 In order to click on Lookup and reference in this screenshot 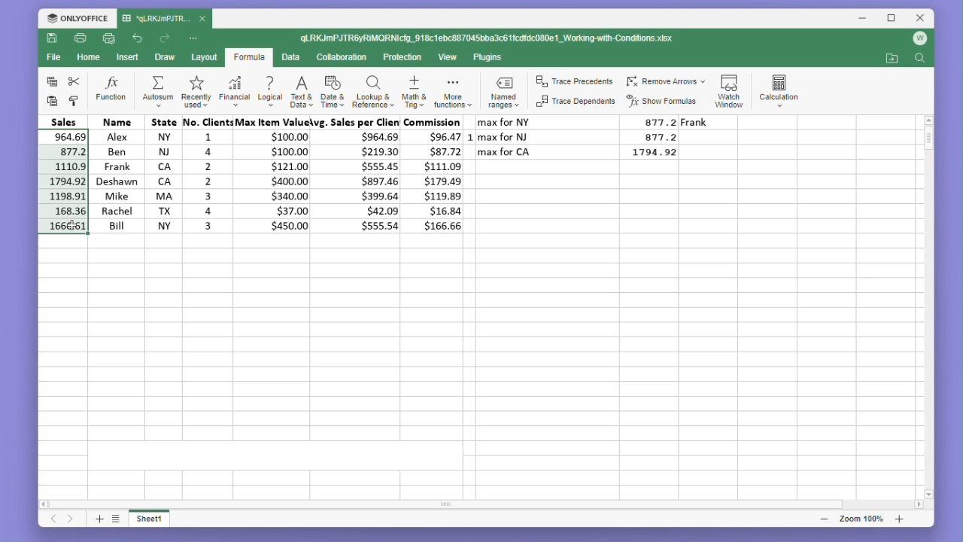, I will do `click(373, 90)`.